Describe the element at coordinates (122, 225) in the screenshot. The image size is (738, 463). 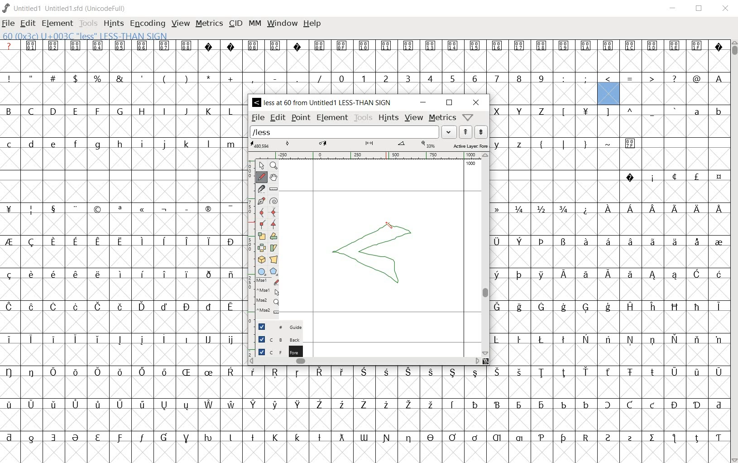
I see `empty cells` at that location.